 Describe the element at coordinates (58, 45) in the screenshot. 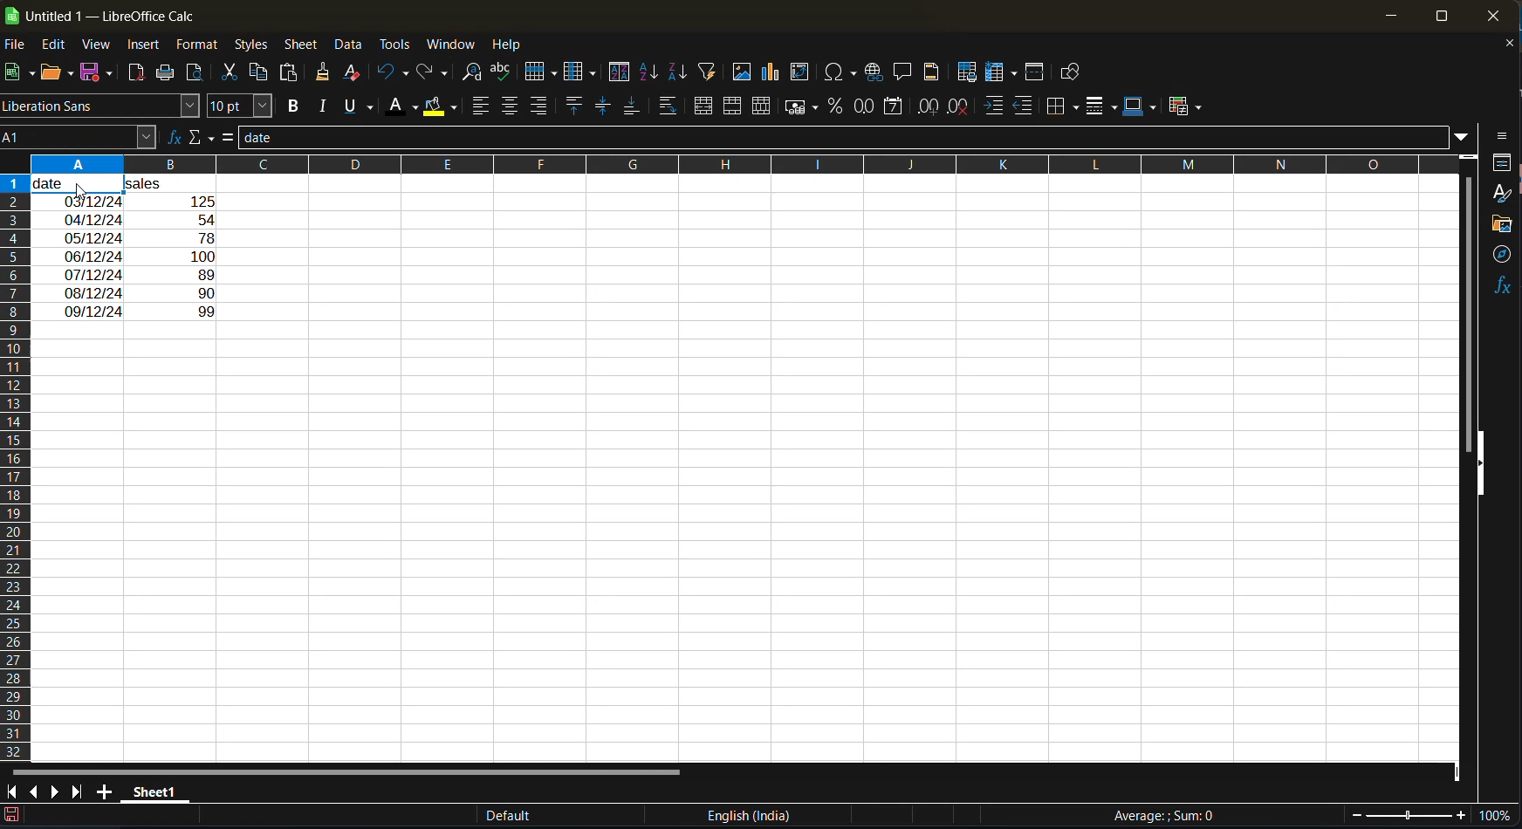

I see `edit` at that location.